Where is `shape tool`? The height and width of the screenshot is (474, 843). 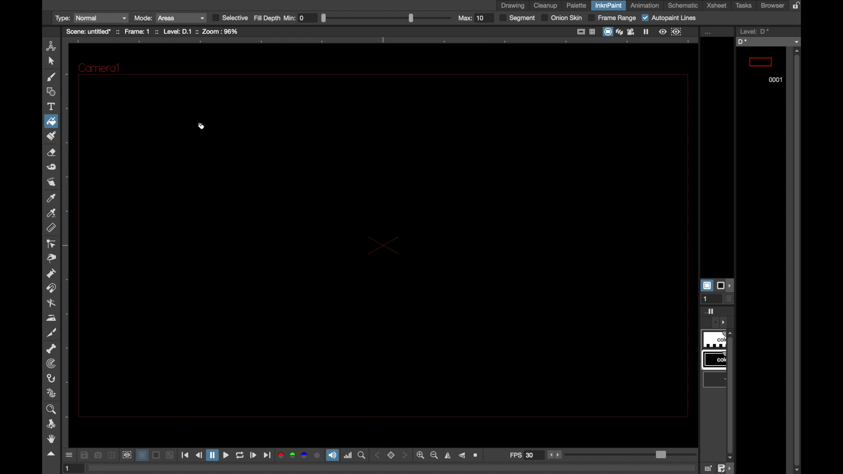 shape tool is located at coordinates (50, 91).